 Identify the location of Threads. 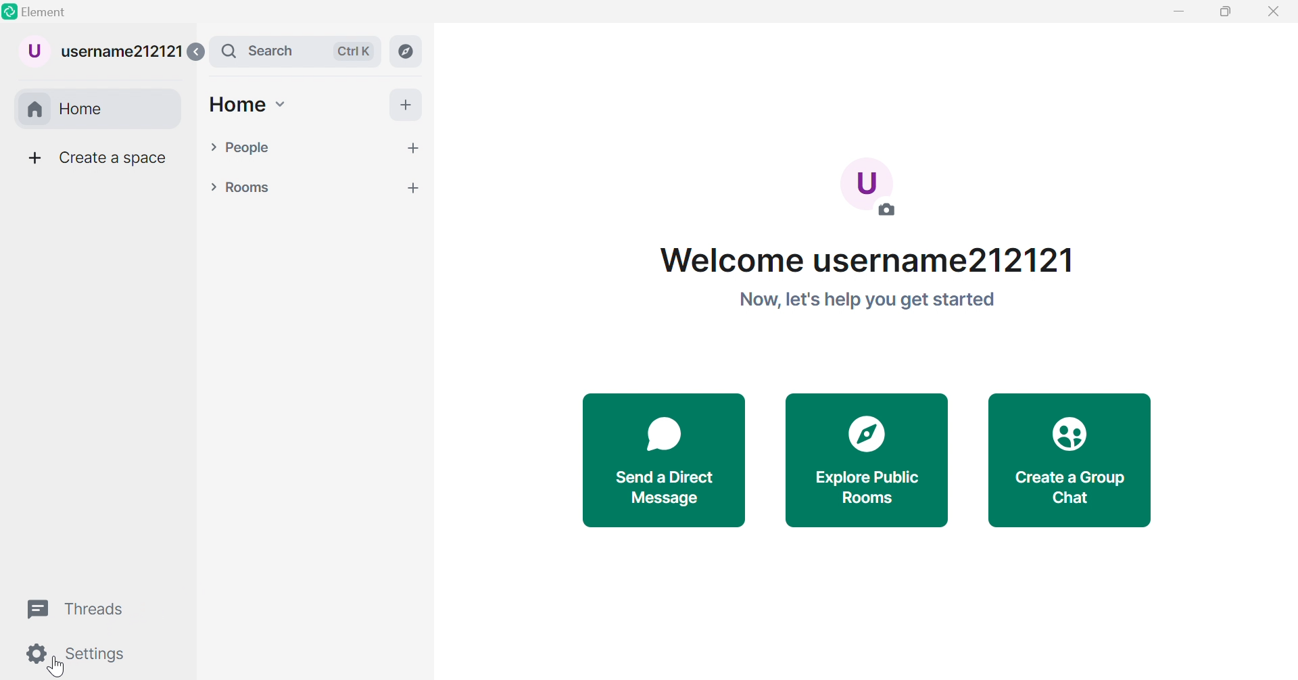
(75, 607).